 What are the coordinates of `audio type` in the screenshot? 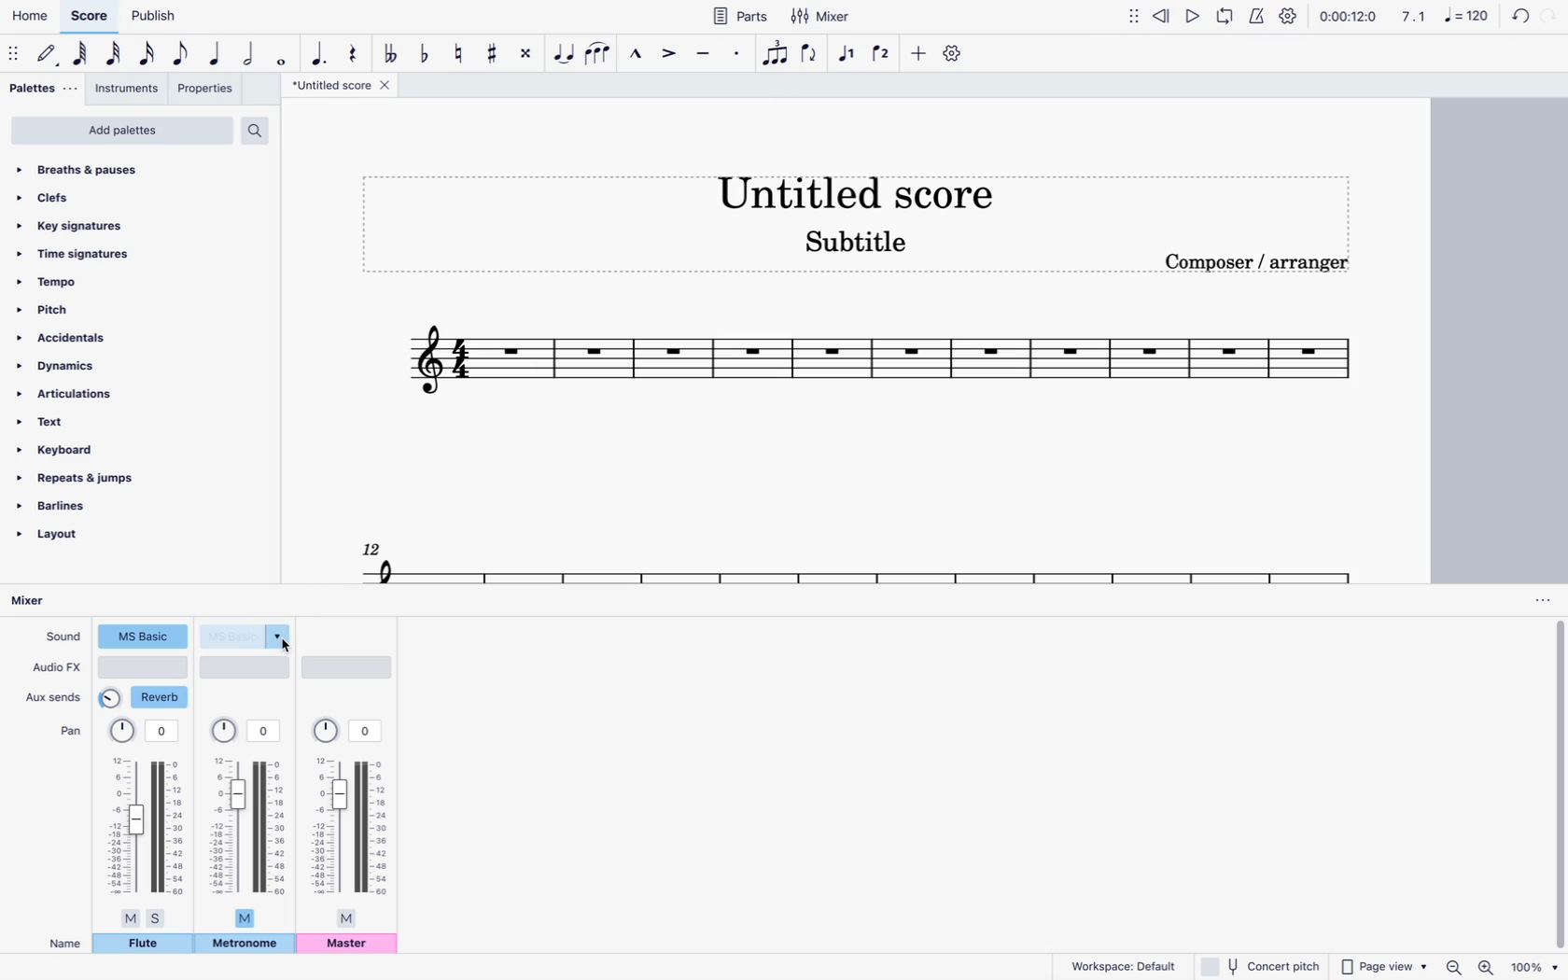 It's located at (353, 667).